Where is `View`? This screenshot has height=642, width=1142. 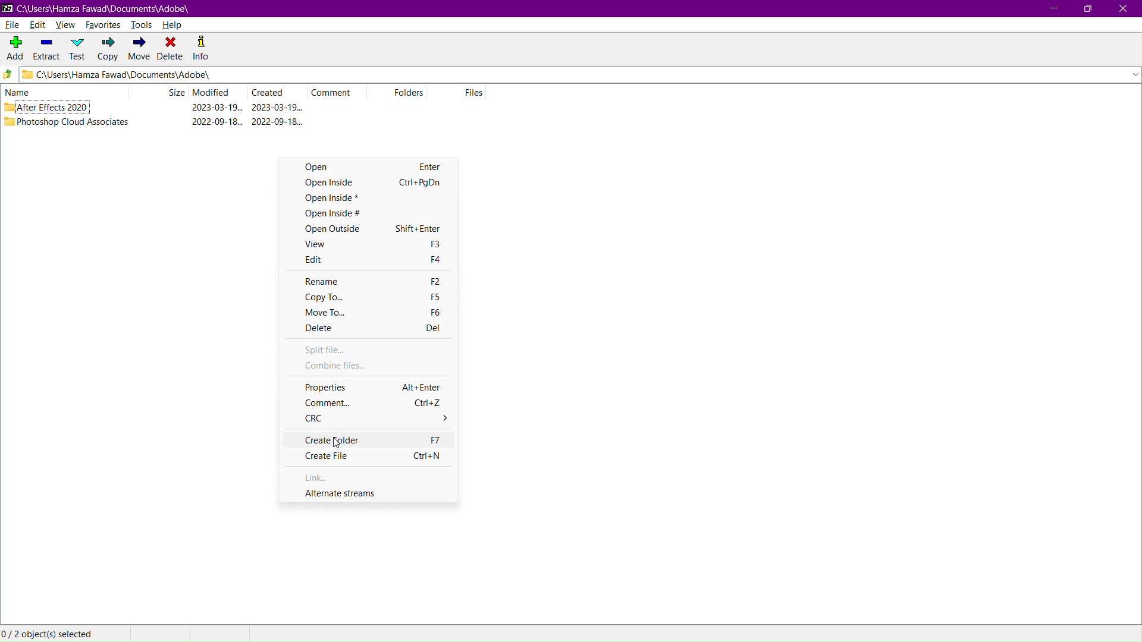
View is located at coordinates (366, 244).